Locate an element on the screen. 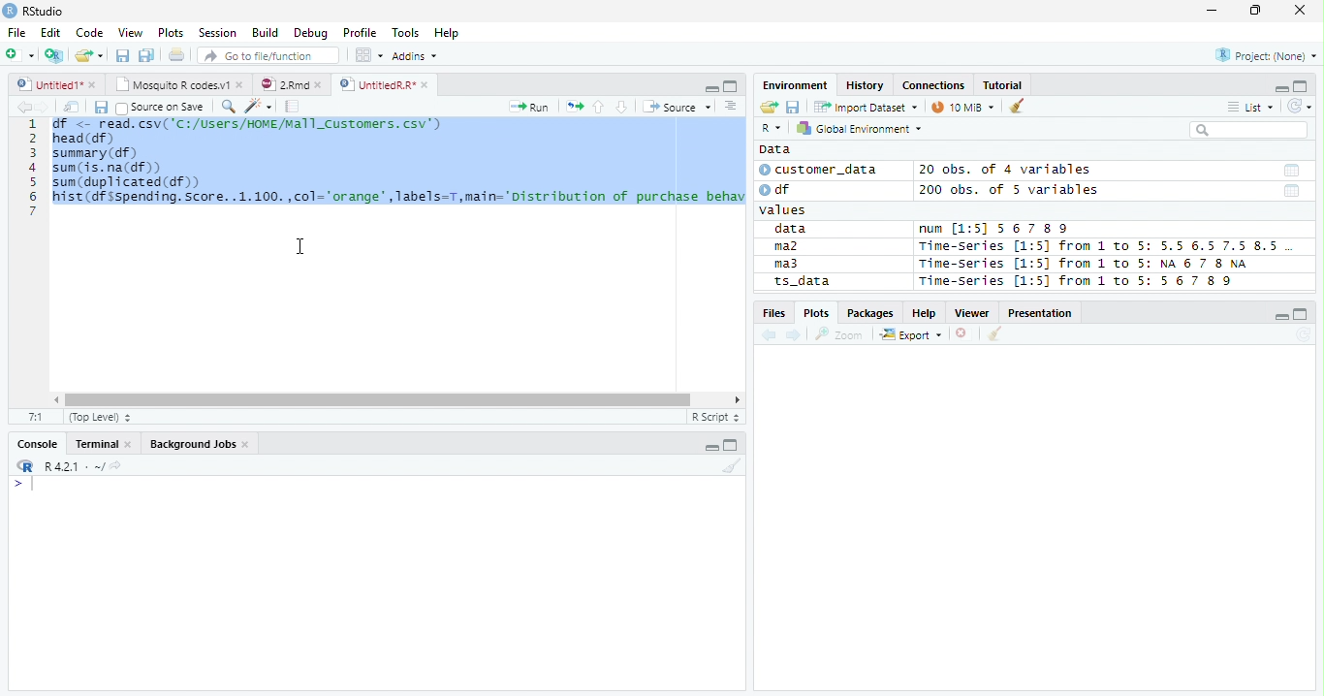 The height and width of the screenshot is (696, 1324). Typing indicator is located at coordinates (32, 485).